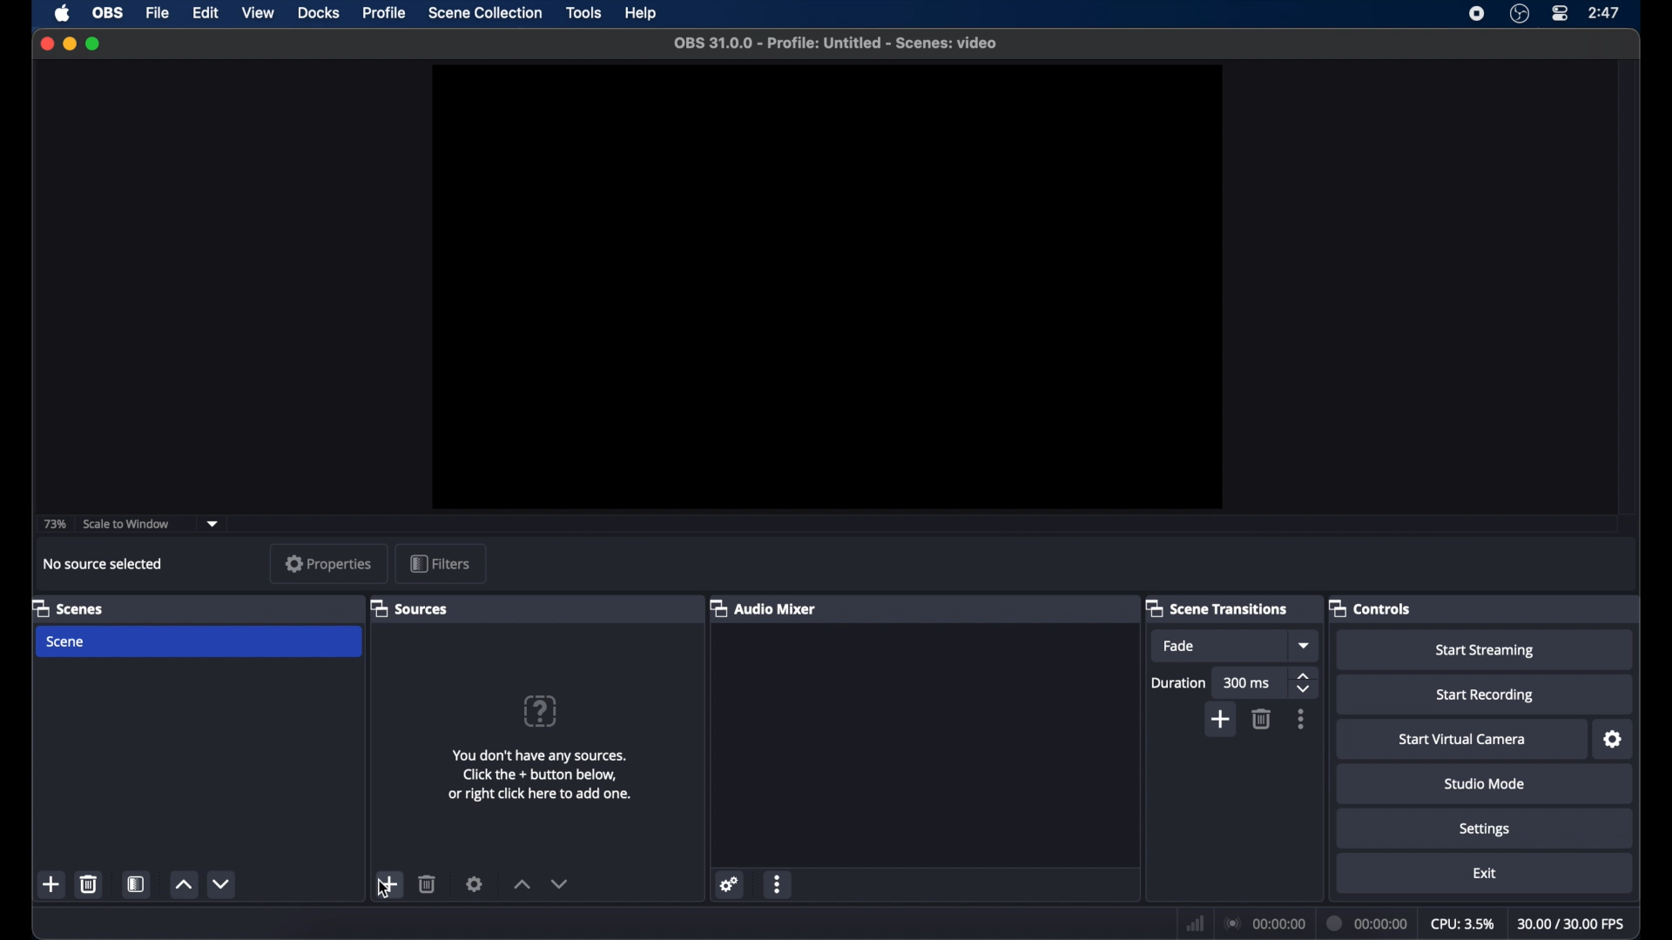  Describe the element at coordinates (539, 775) in the screenshot. I see `info` at that location.